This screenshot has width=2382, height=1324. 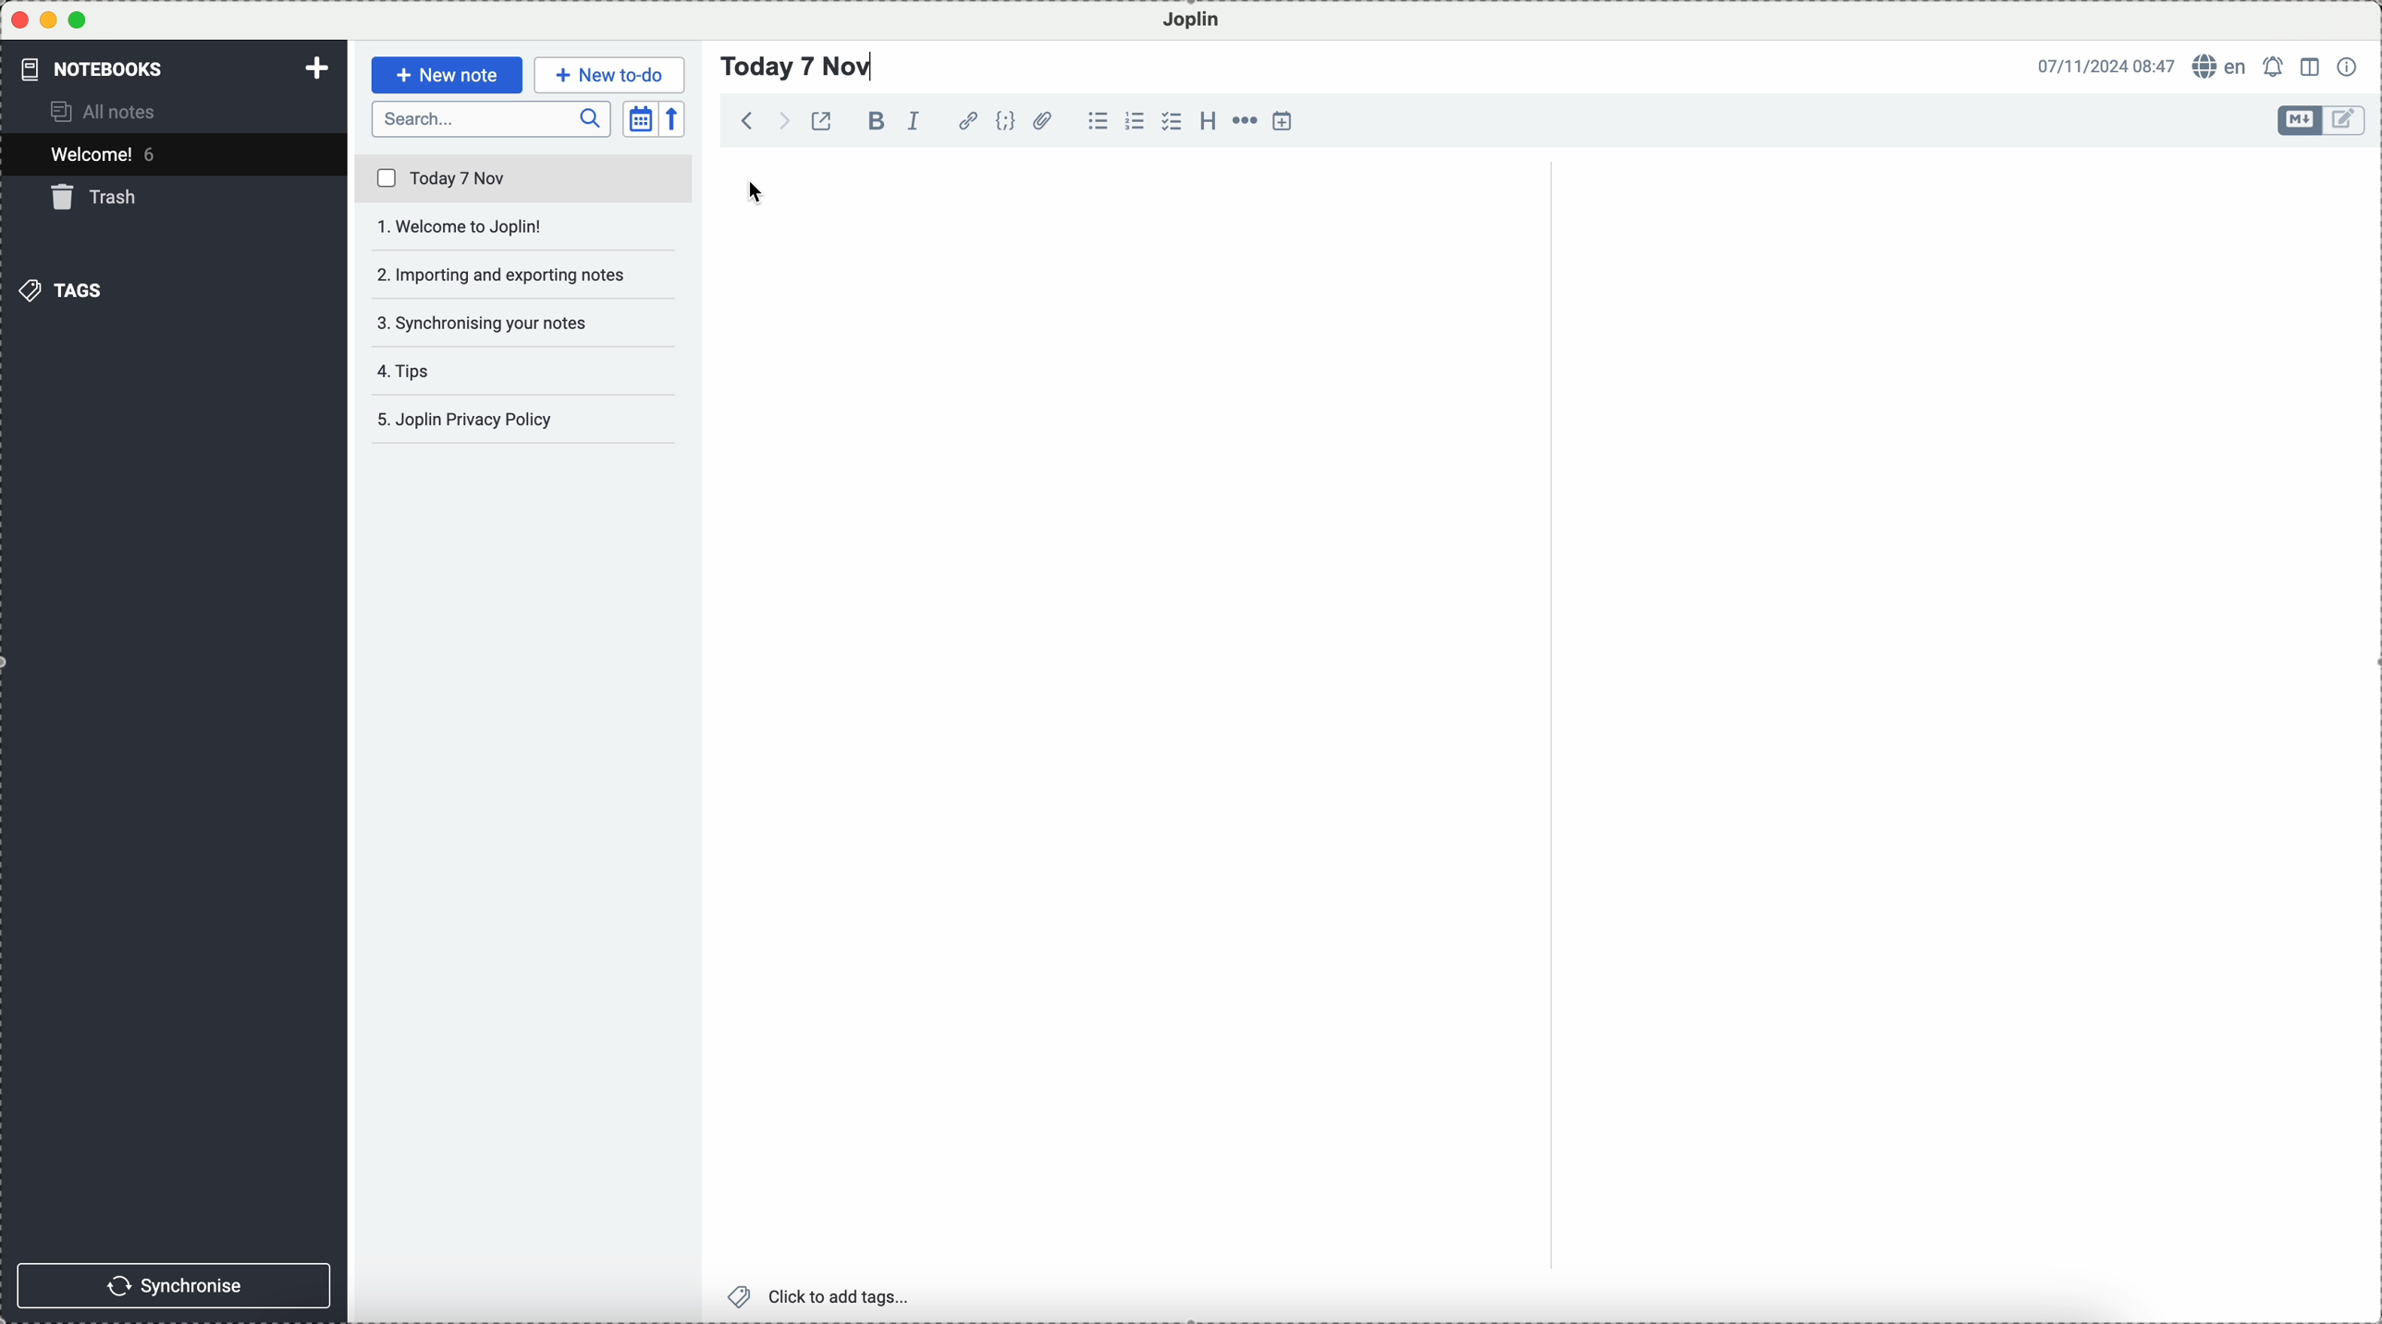 I want to click on checkbox, so click(x=1171, y=121).